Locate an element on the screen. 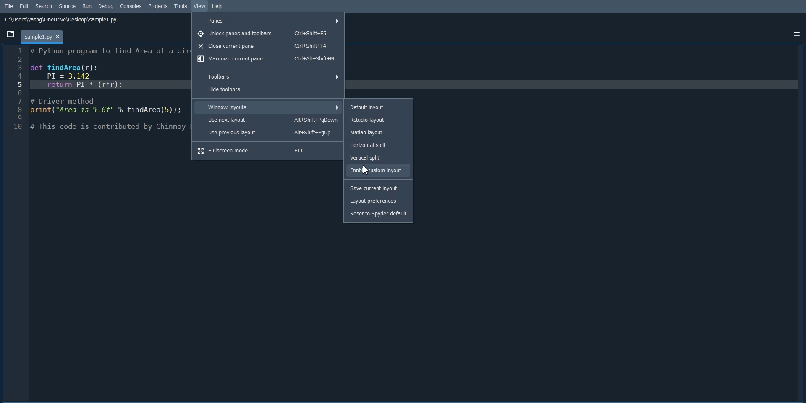 The height and width of the screenshot is (403, 806). Hide toolbars is located at coordinates (268, 90).